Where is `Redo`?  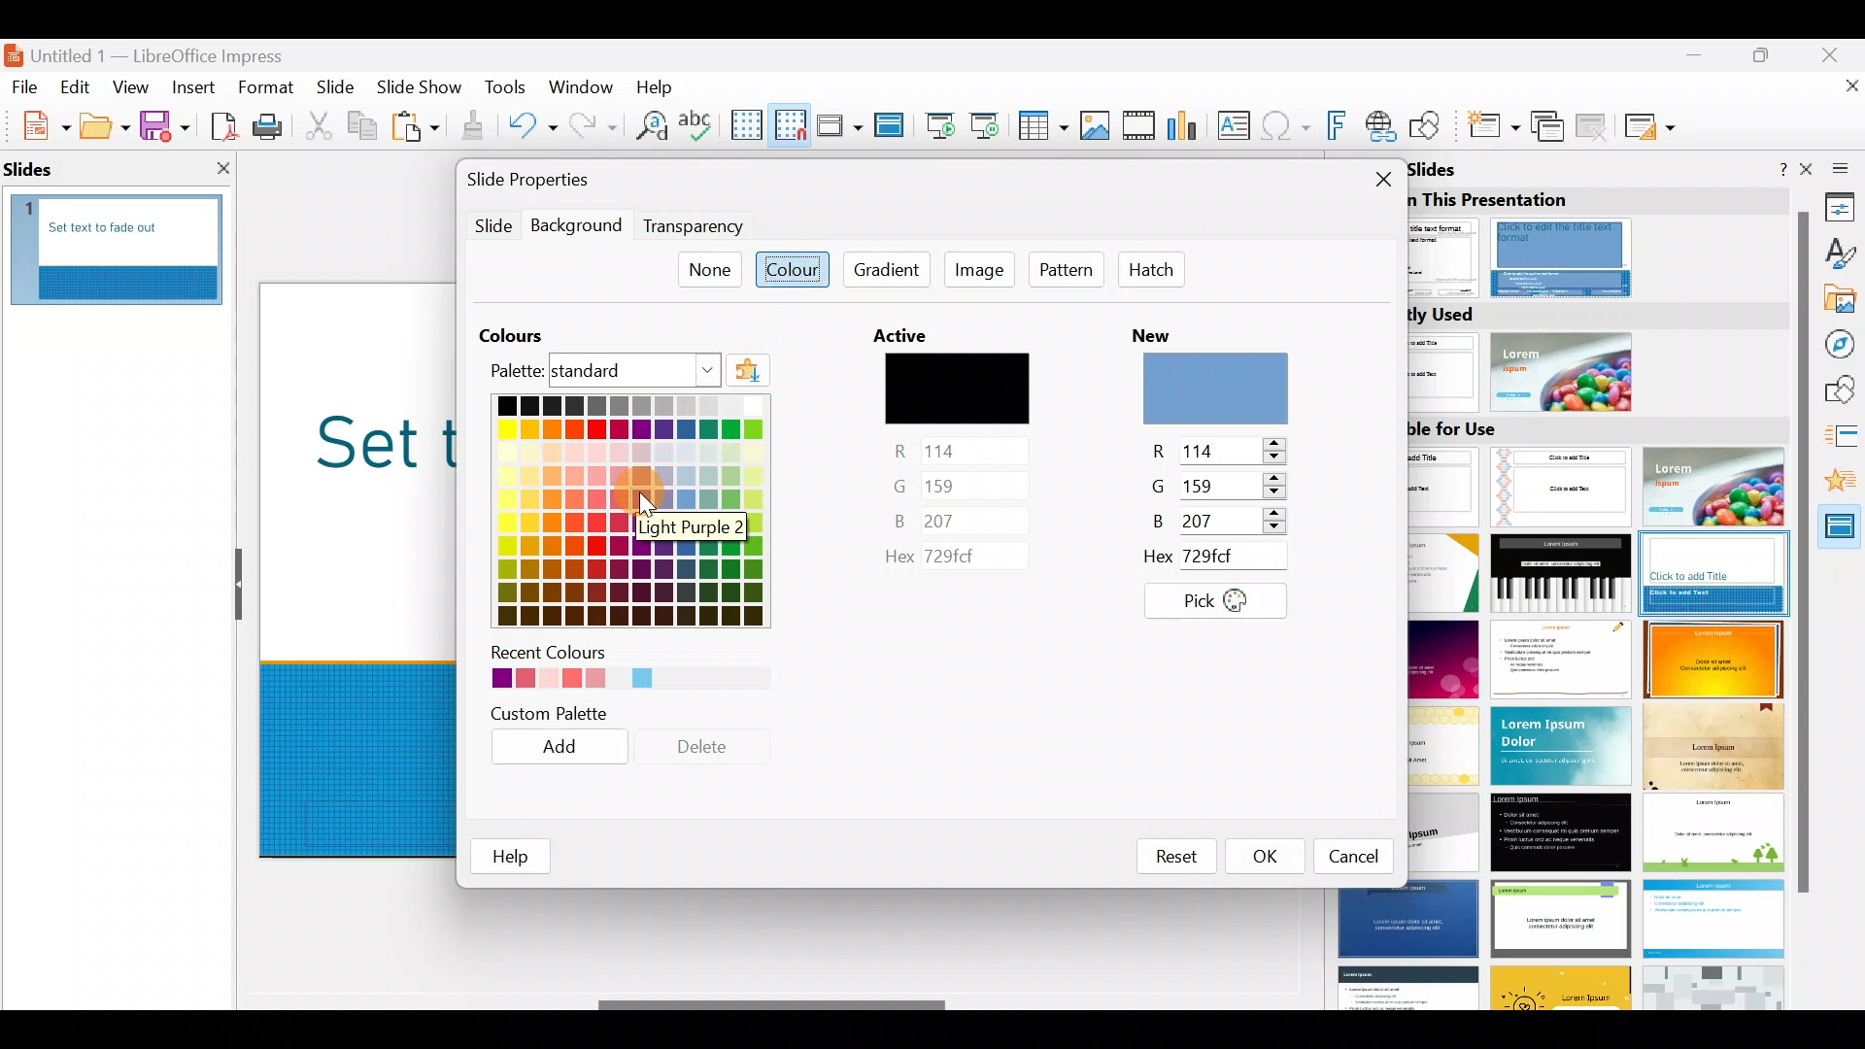
Redo is located at coordinates (591, 125).